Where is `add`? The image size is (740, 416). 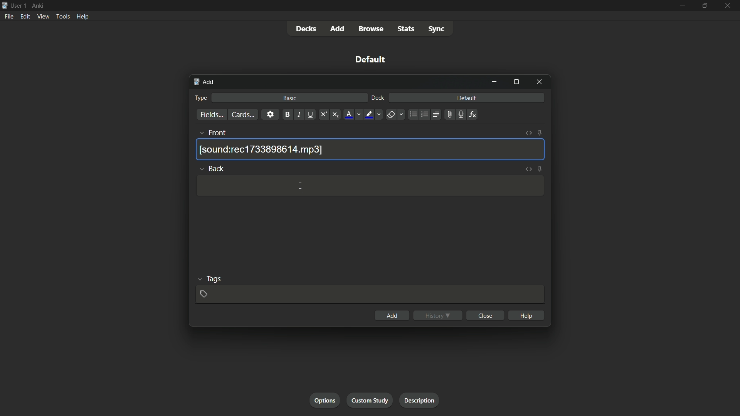
add is located at coordinates (391, 315).